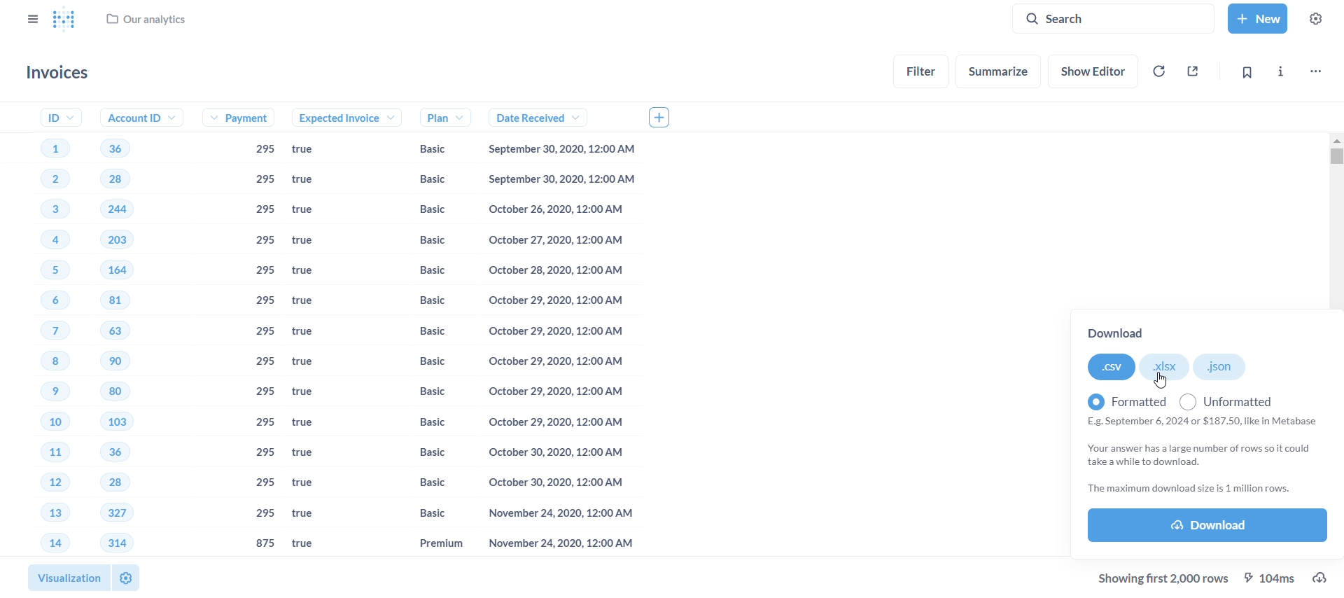 This screenshot has width=1344, height=598. Describe the element at coordinates (423, 392) in the screenshot. I see `Basic` at that location.